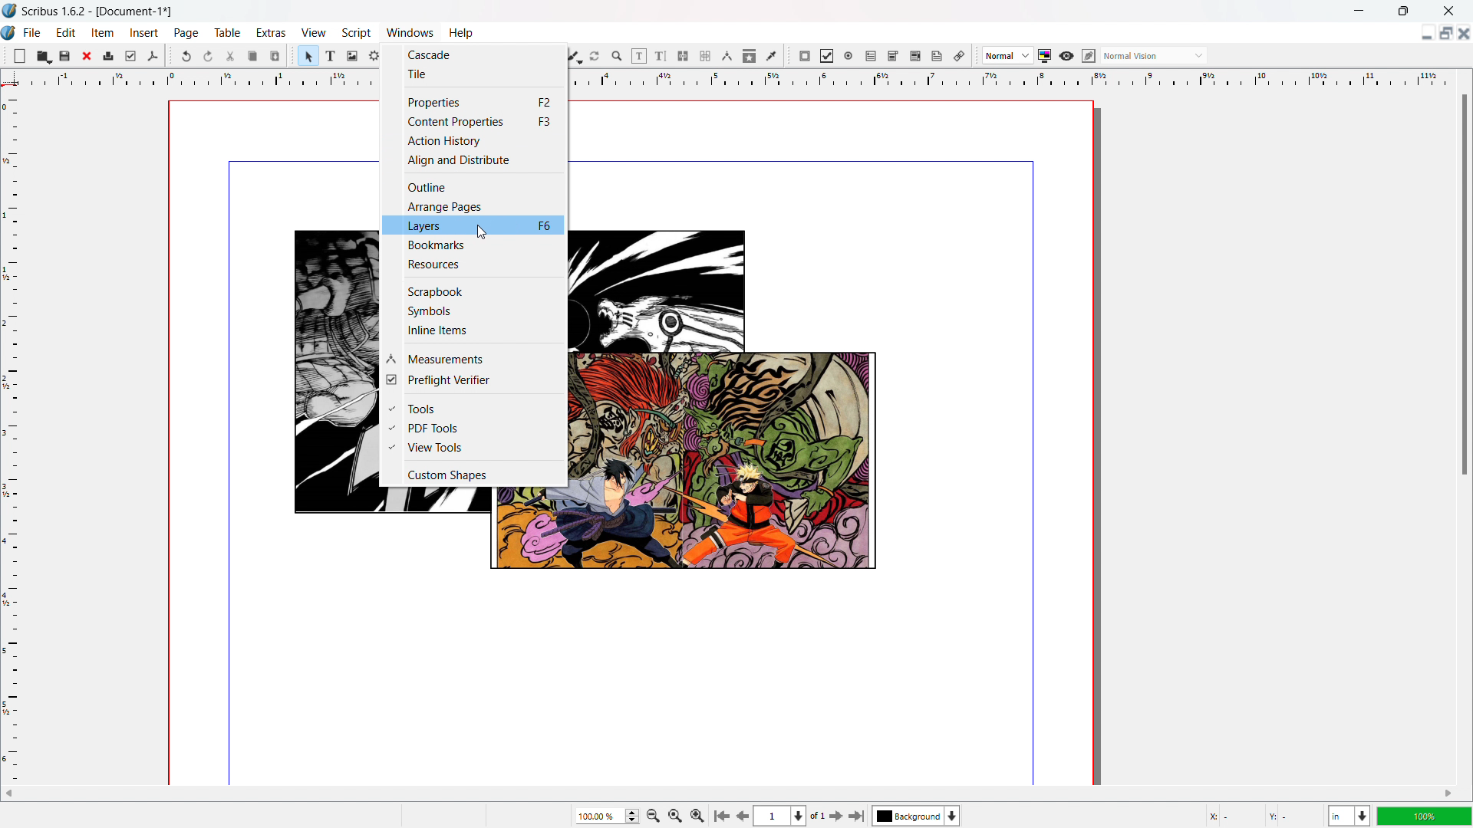  What do you see at coordinates (872, 56) in the screenshot?
I see `pdf text field` at bounding box center [872, 56].